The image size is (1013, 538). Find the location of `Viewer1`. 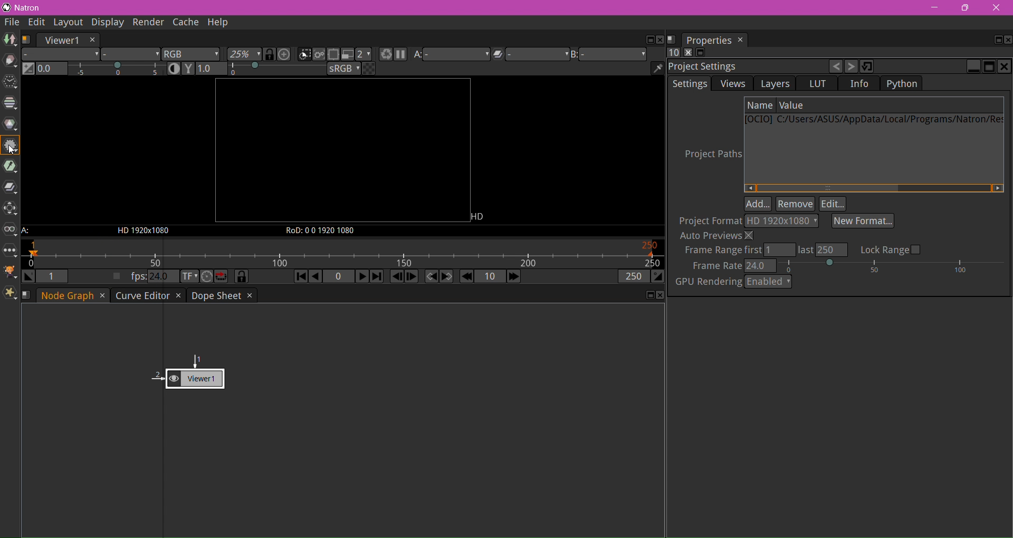

Viewer1 is located at coordinates (61, 40).